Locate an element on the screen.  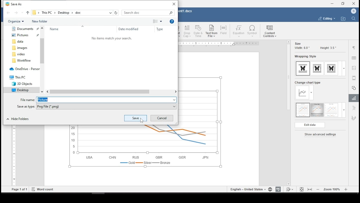
save as is located at coordinates (14, 4).